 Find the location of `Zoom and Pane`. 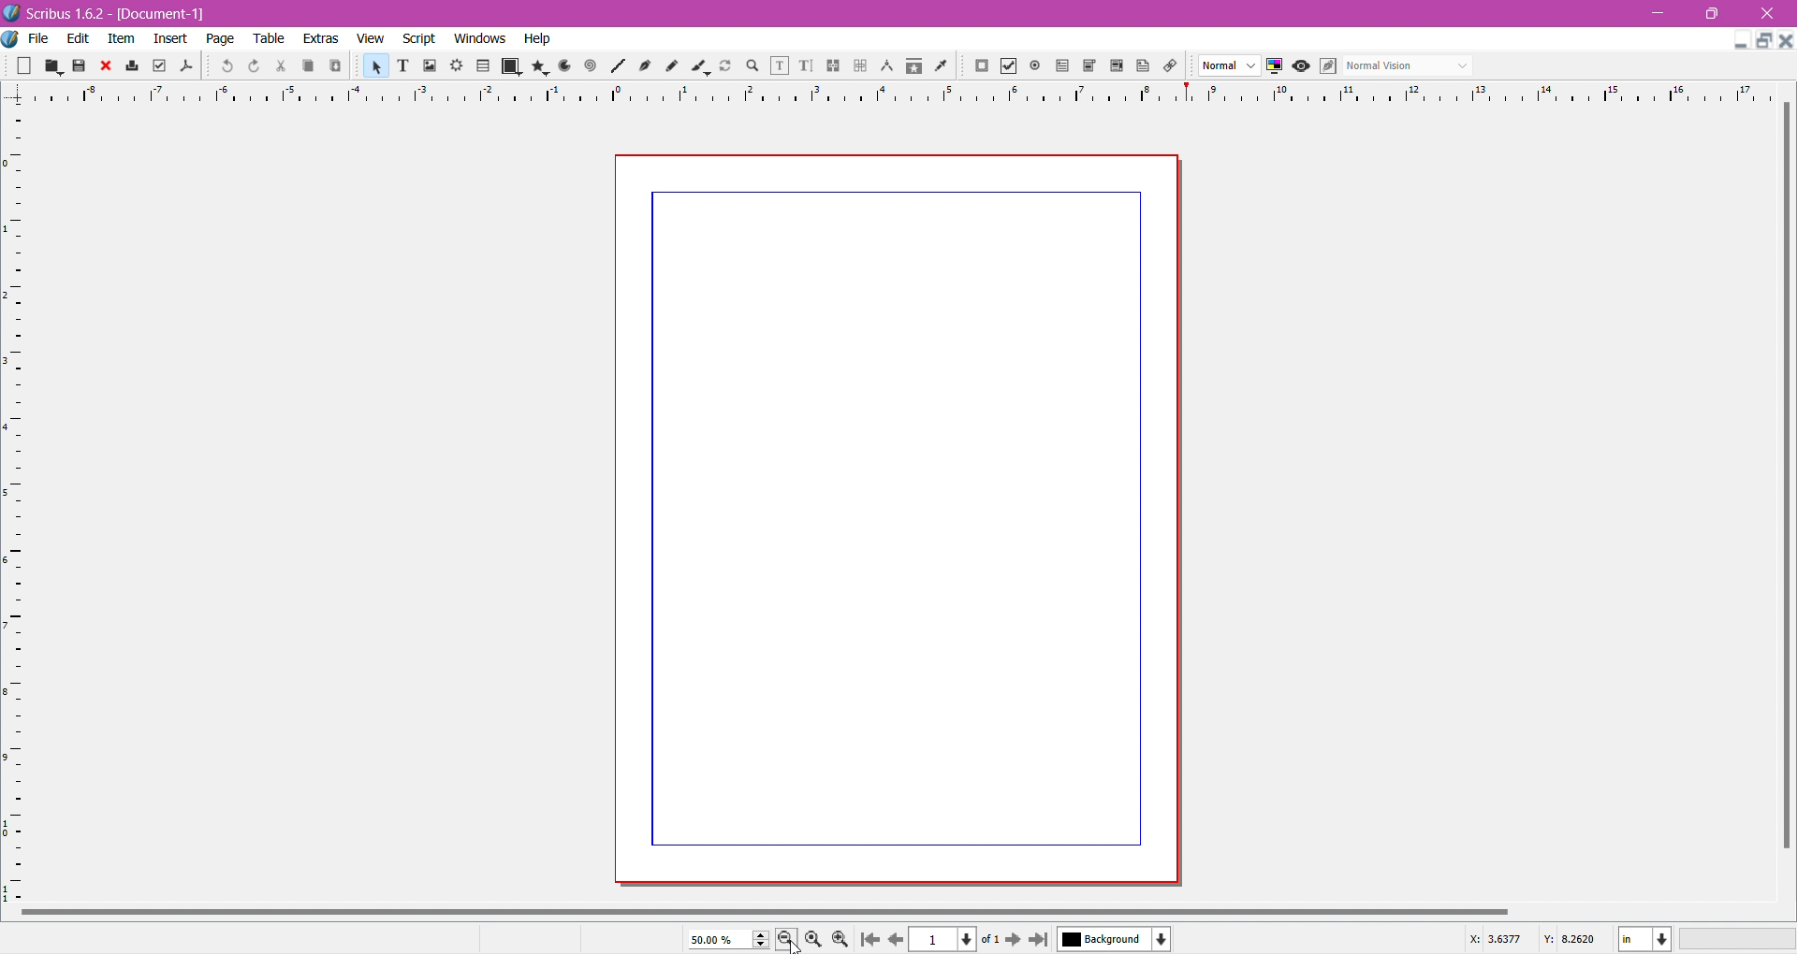

Zoom and Pane is located at coordinates (752, 67).